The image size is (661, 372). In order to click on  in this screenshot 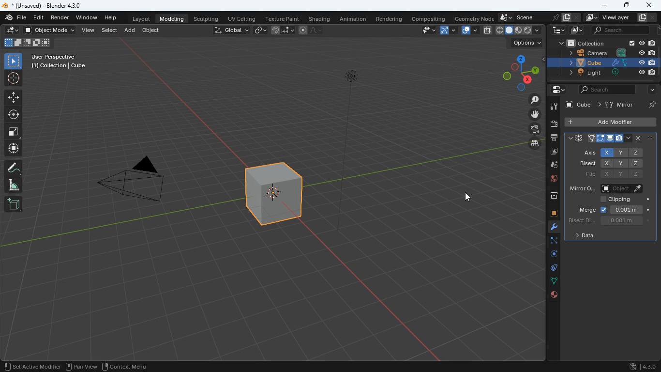, I will do `click(652, 43)`.